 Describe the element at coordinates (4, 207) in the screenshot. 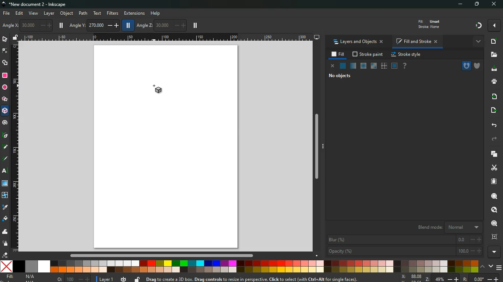

I see `drop` at that location.